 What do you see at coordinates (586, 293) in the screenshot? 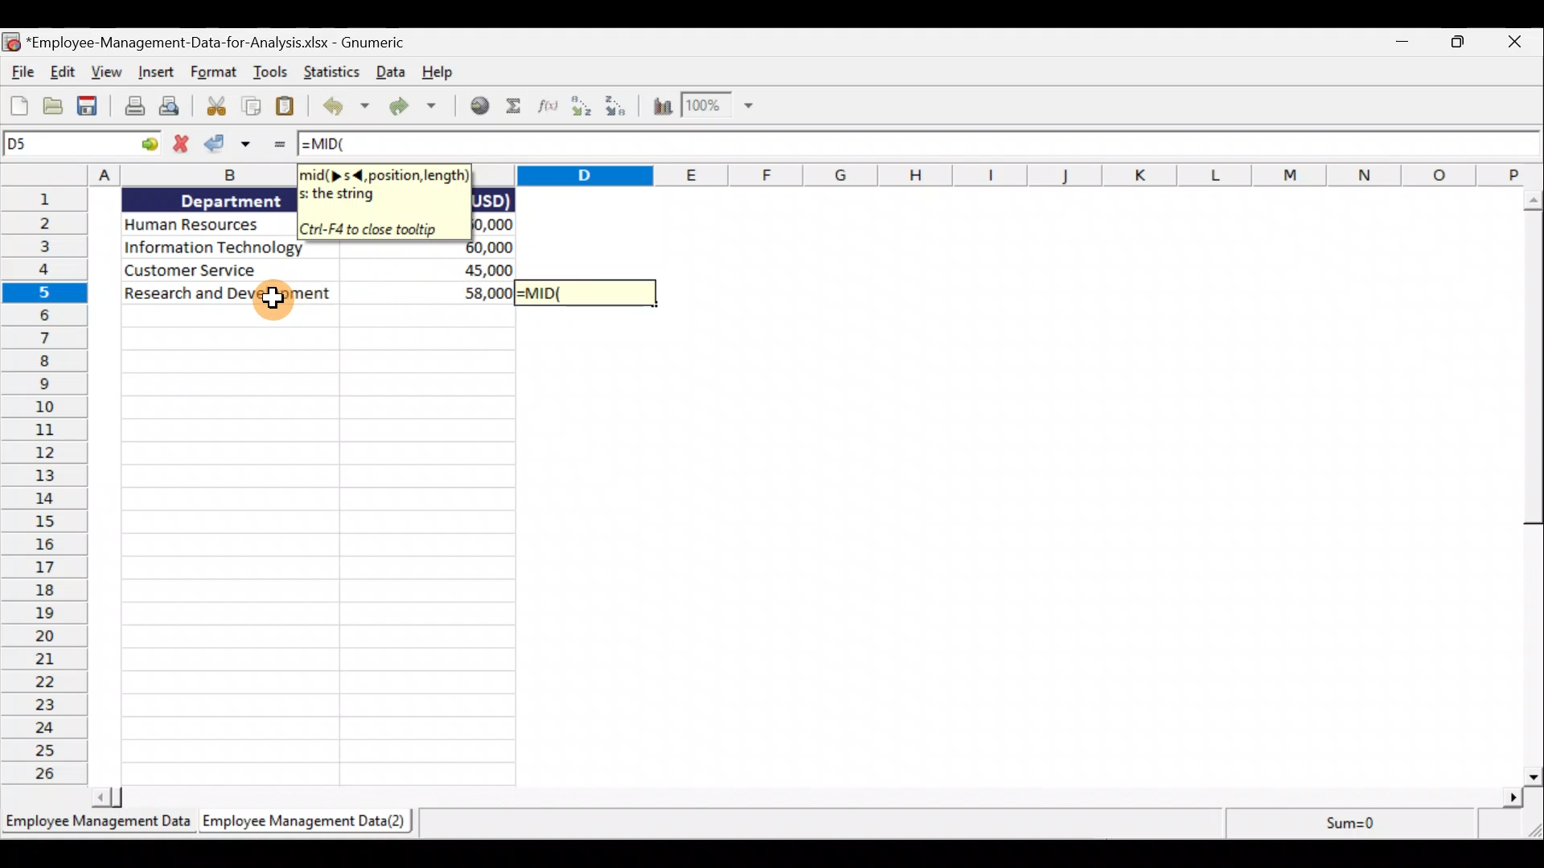
I see `=MID(` at bounding box center [586, 293].